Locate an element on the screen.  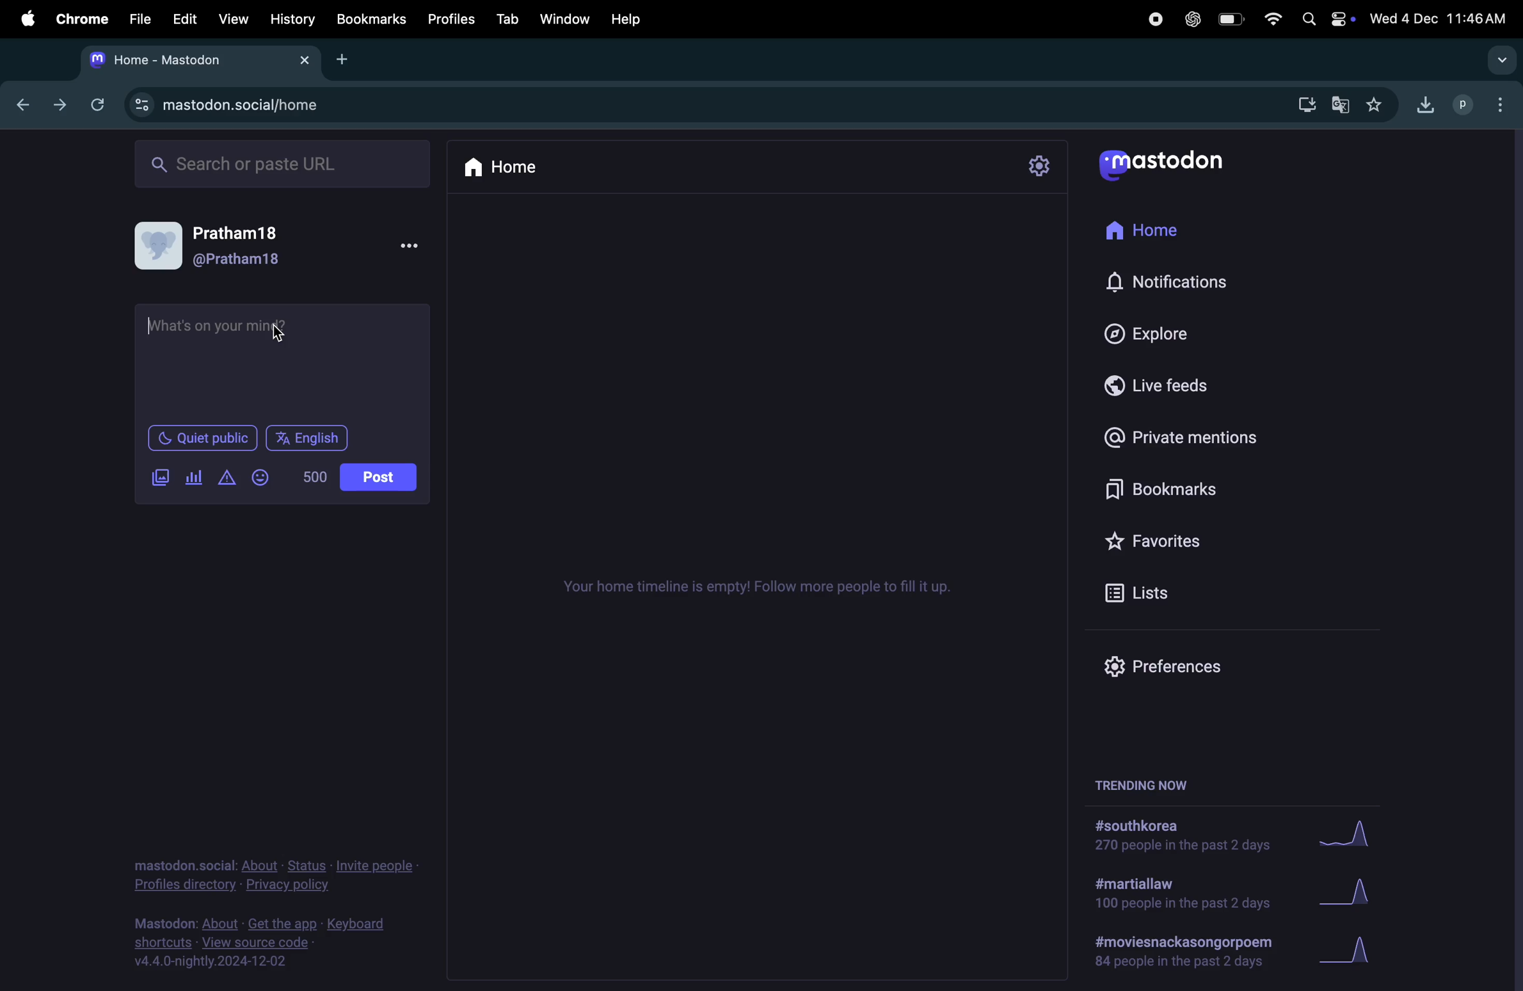
 is located at coordinates (1486, 58).